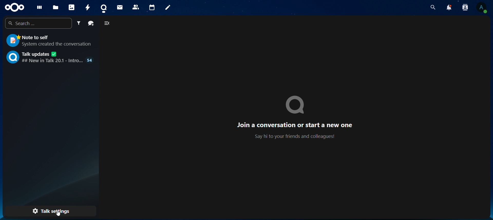  What do you see at coordinates (79, 23) in the screenshot?
I see `filter` at bounding box center [79, 23].